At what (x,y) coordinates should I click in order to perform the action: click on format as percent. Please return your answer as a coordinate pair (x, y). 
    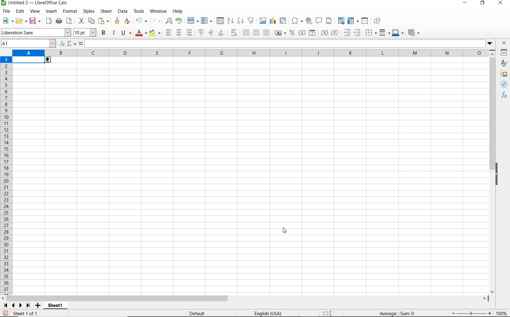
    Looking at the image, I should click on (292, 33).